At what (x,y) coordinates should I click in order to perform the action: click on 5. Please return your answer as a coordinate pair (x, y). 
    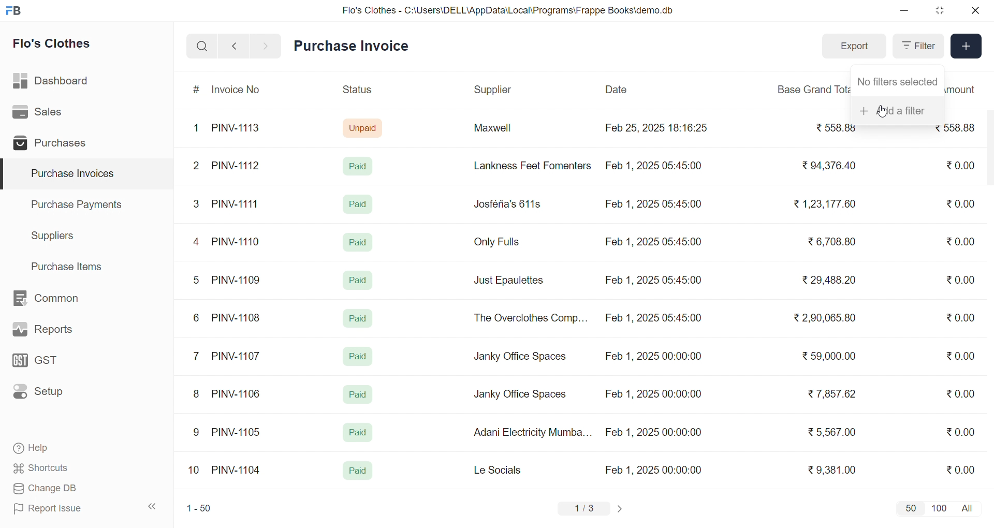
    Looking at the image, I should click on (196, 280).